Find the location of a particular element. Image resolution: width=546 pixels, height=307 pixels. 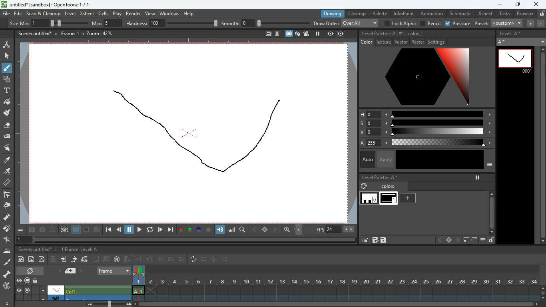

cleanup palette is located at coordinates (379, 34).